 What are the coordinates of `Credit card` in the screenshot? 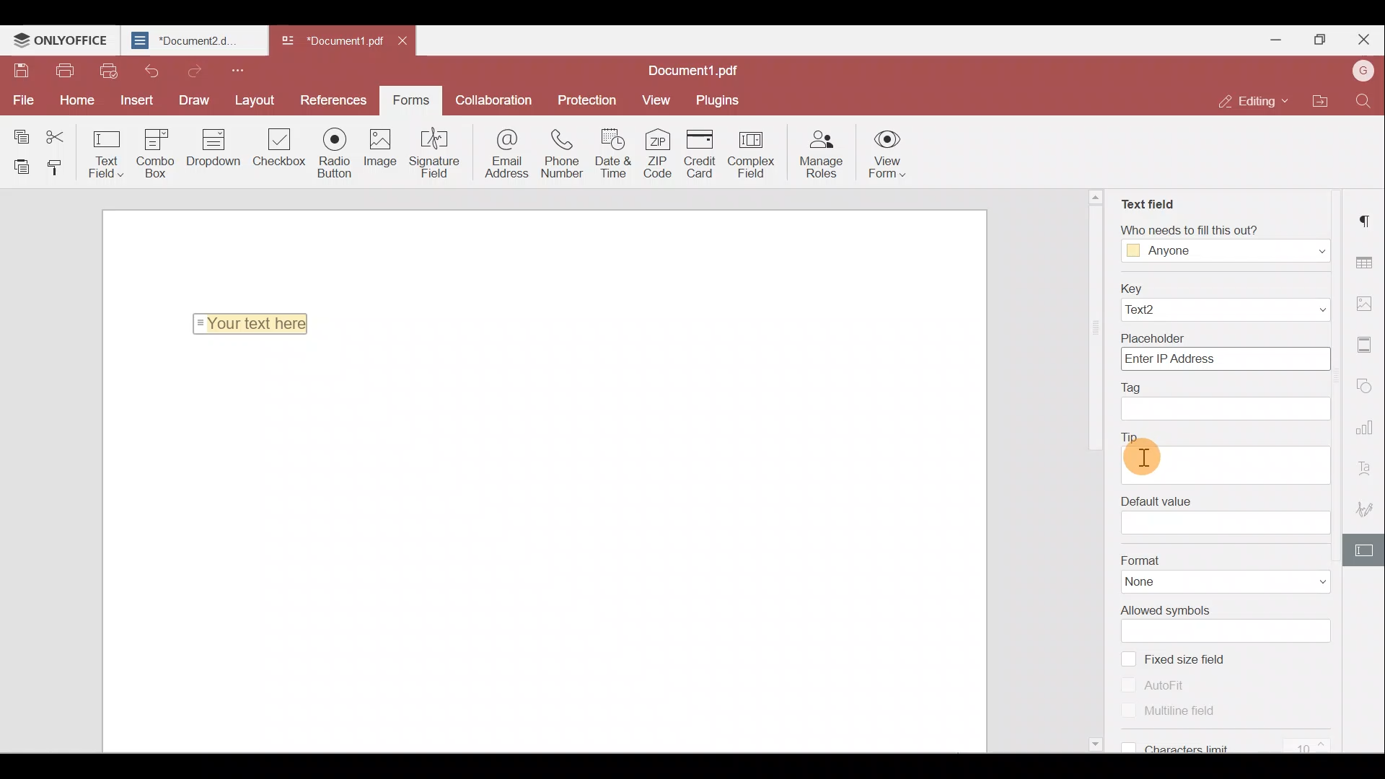 It's located at (701, 153).